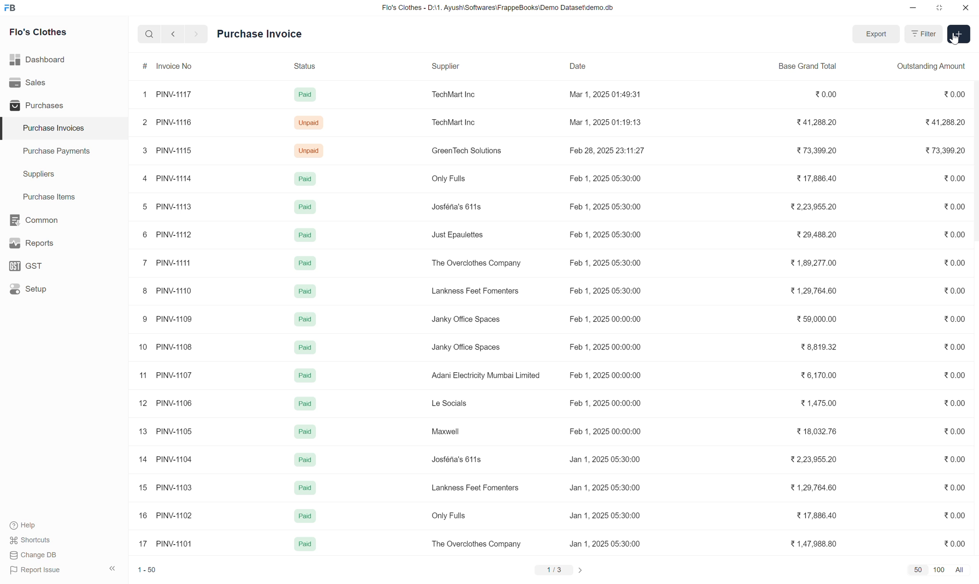 Image resolution: width=979 pixels, height=584 pixels. What do you see at coordinates (305, 375) in the screenshot?
I see `Paid` at bounding box center [305, 375].